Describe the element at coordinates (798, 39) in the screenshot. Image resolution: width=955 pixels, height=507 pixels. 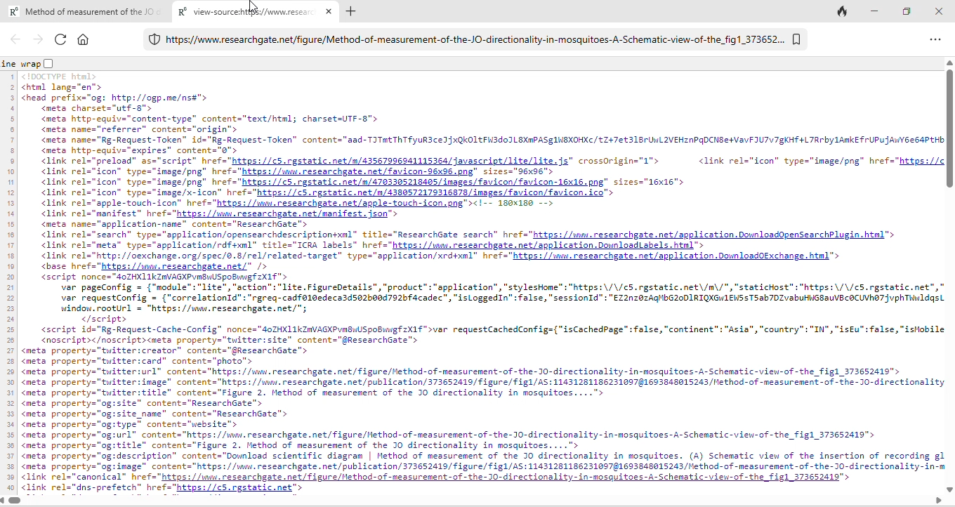
I see `bookmark tab` at that location.